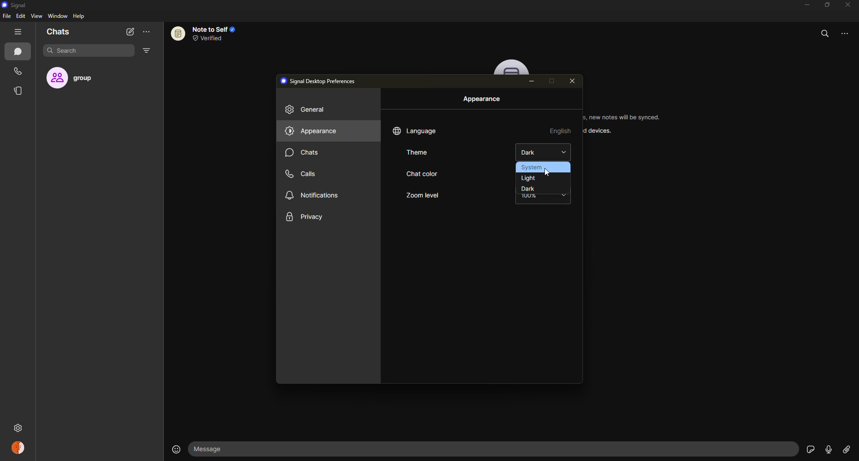 This screenshot has width=859, height=461. I want to click on appearance, so click(312, 131).